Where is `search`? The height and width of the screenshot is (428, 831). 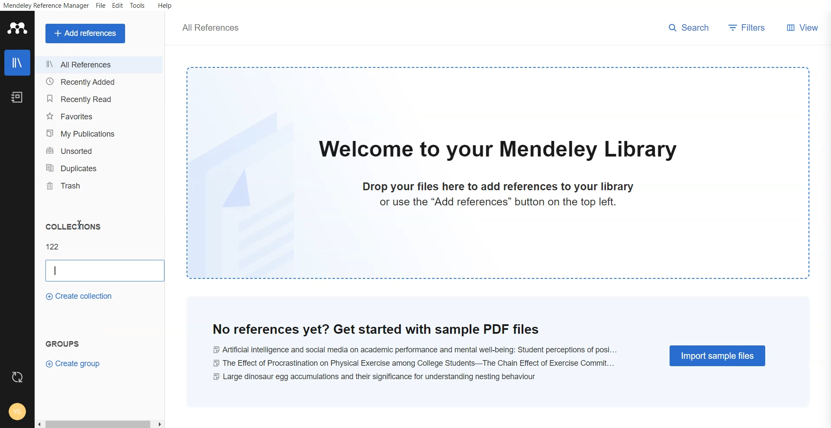 search is located at coordinates (688, 26).